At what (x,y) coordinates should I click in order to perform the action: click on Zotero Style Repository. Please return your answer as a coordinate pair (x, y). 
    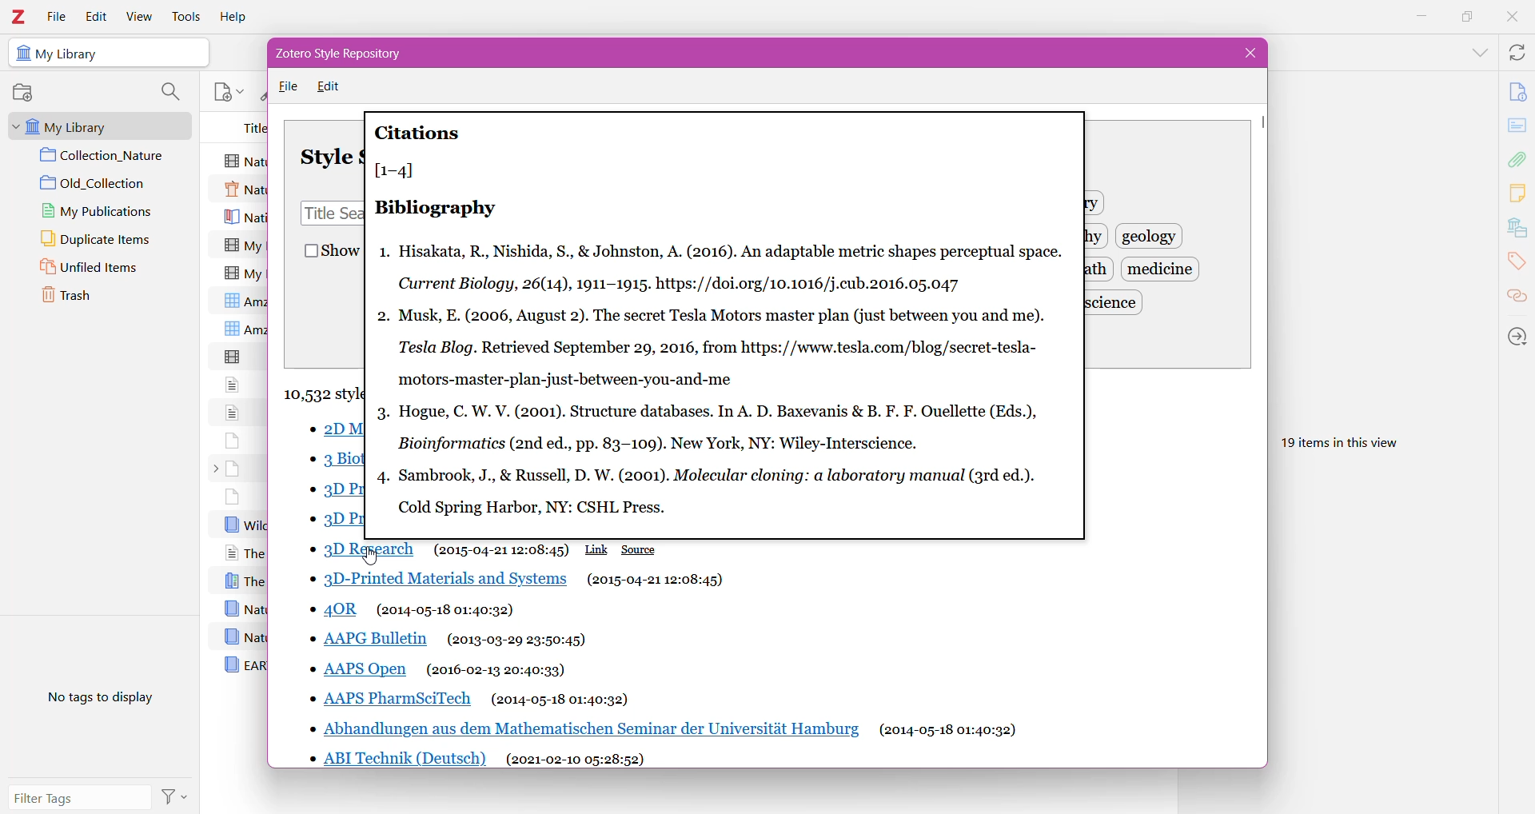
    Looking at the image, I should click on (350, 54).